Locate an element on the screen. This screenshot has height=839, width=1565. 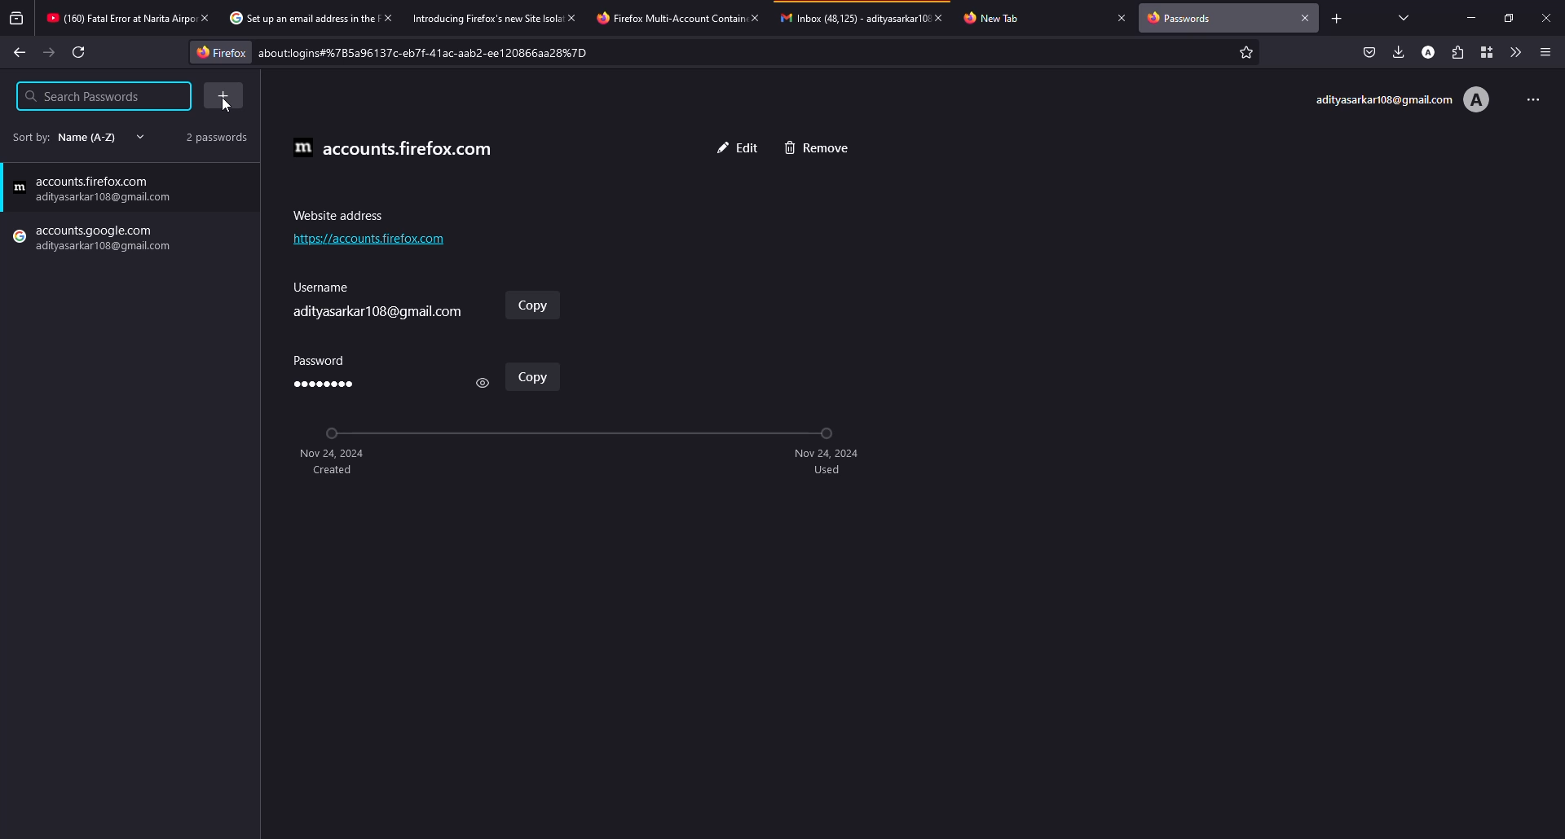
favorites is located at coordinates (1244, 54).